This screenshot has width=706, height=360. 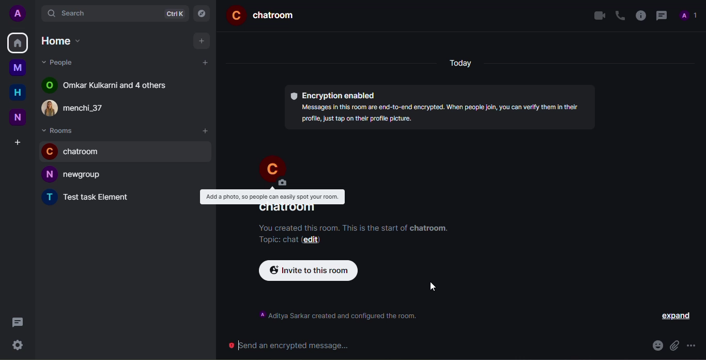 I want to click on T Test task Element, so click(x=101, y=198).